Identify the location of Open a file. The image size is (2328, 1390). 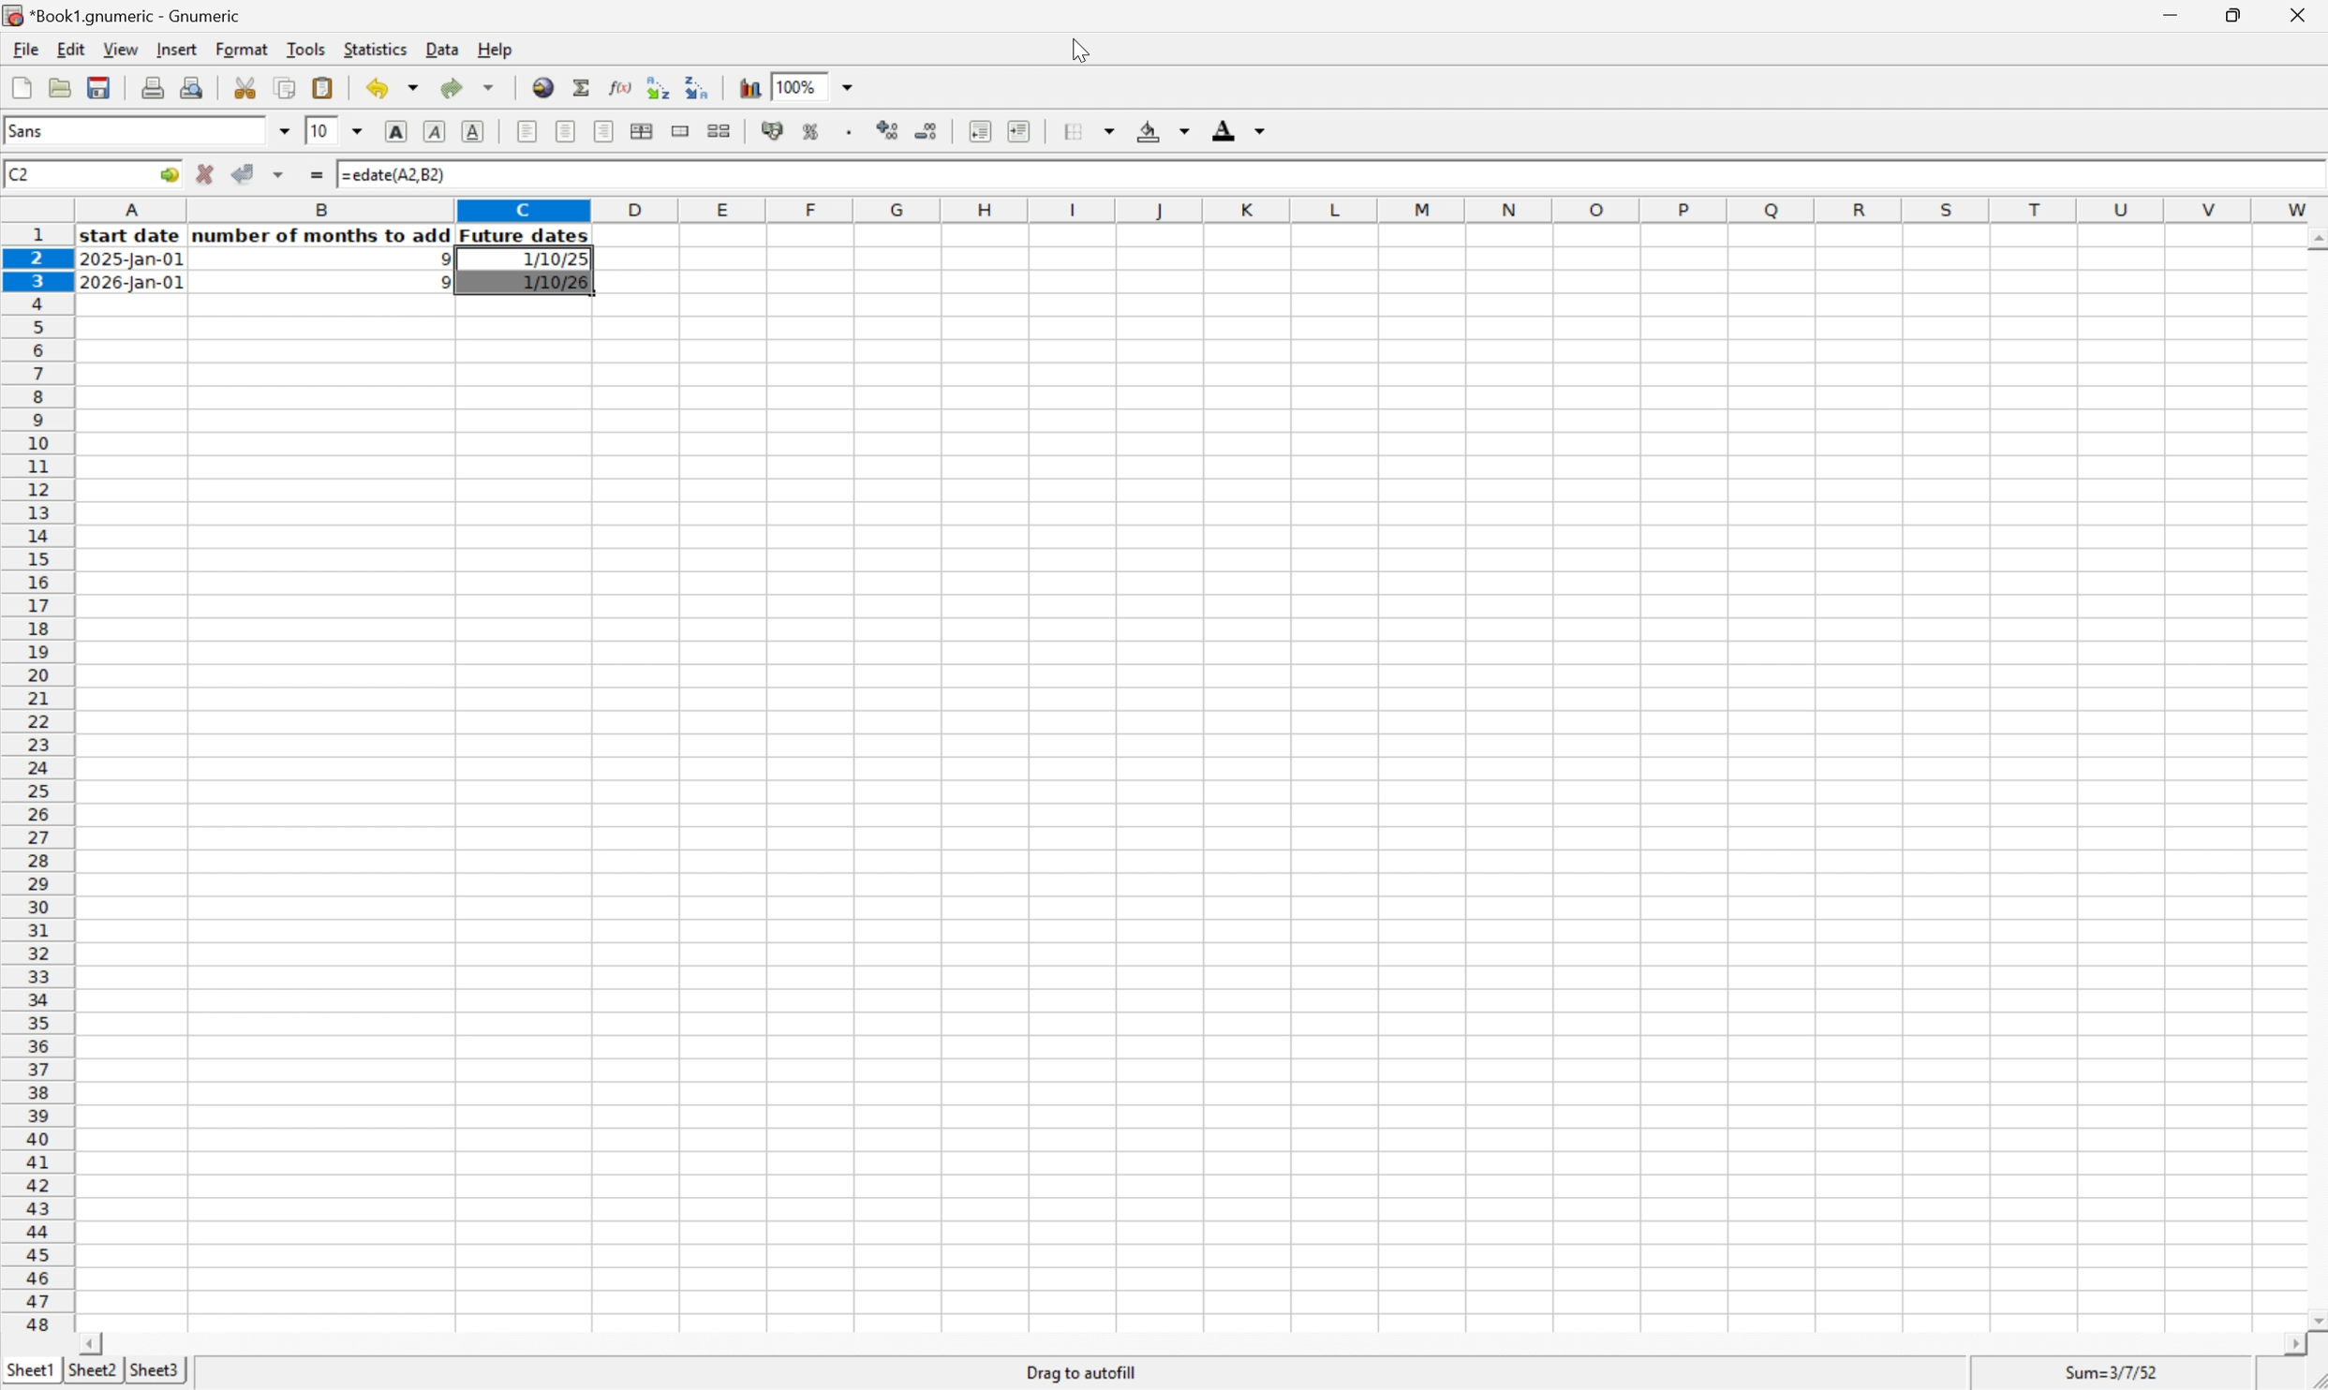
(58, 87).